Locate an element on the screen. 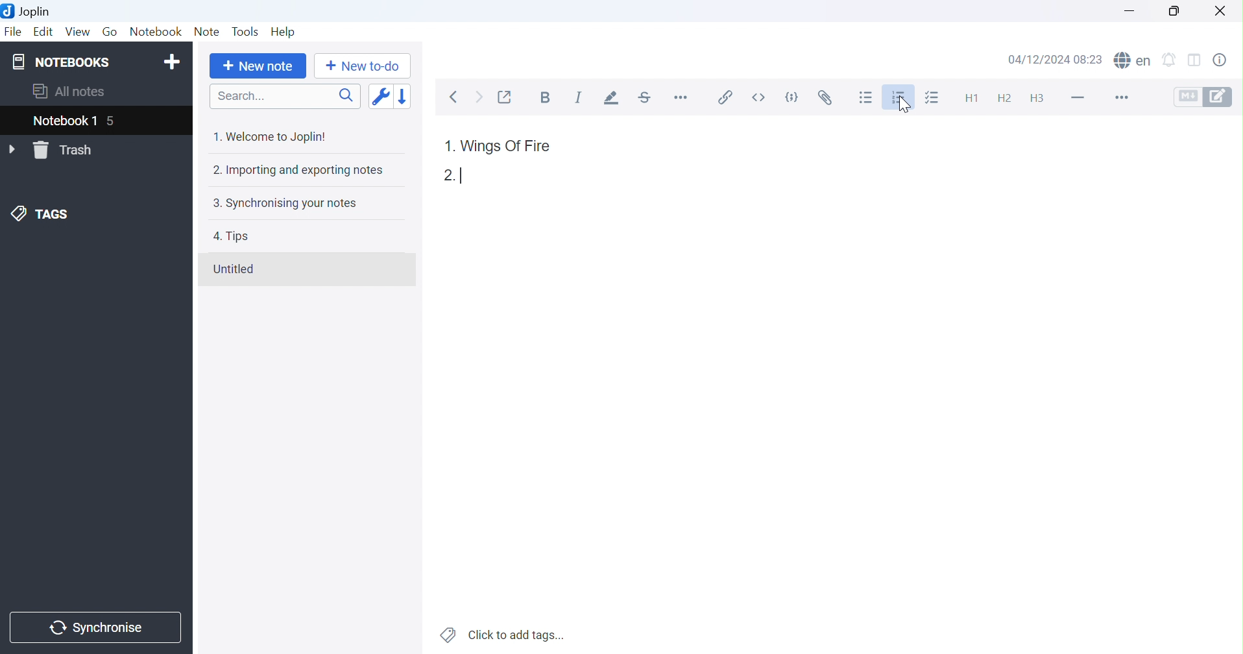 This screenshot has width=1243, height=654. Checkbox list is located at coordinates (935, 99).